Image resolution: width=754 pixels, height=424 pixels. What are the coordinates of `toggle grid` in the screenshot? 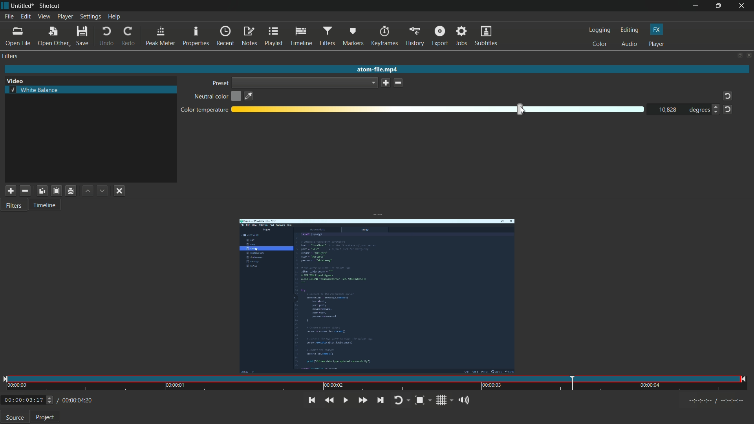 It's located at (444, 400).